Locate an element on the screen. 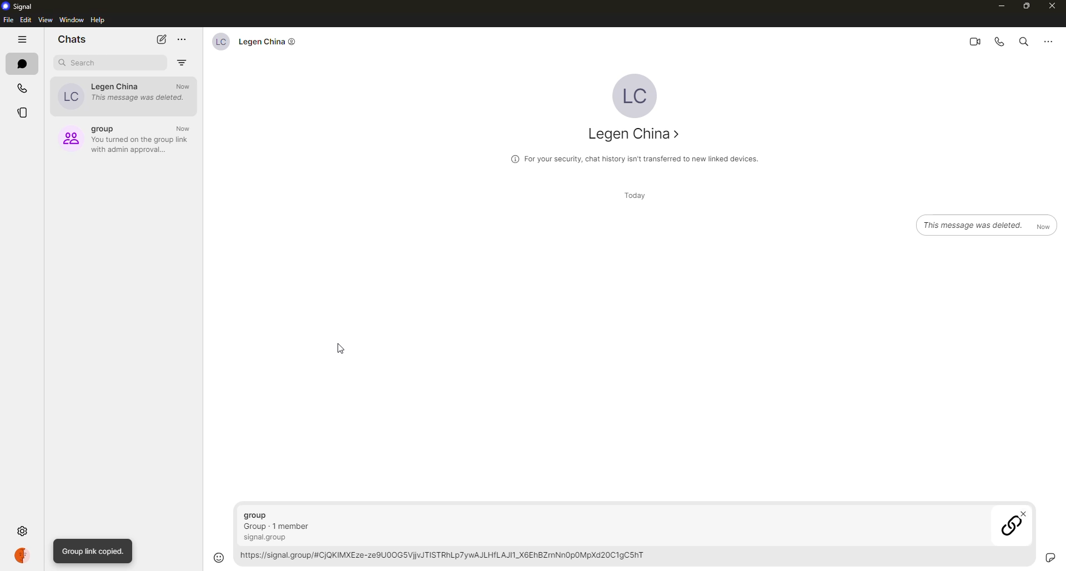 The image size is (1066, 571). cursor is located at coordinates (343, 353).